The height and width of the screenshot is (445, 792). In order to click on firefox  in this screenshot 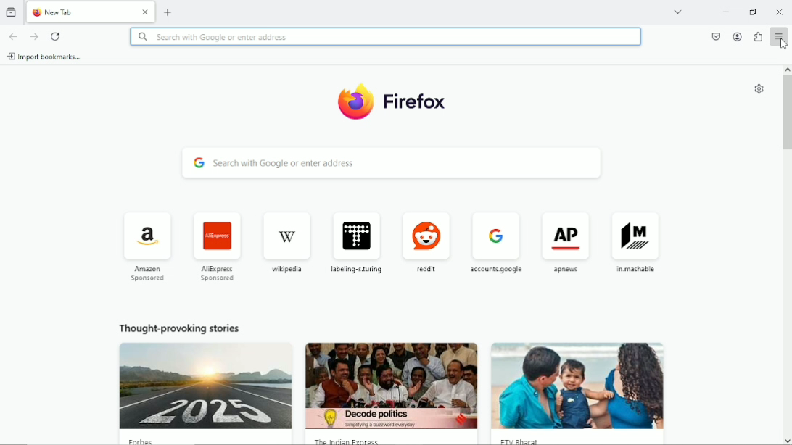, I will do `click(421, 104)`.